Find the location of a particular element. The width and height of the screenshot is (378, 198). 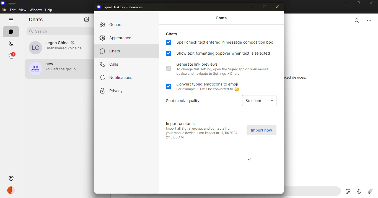

calls is located at coordinates (111, 64).